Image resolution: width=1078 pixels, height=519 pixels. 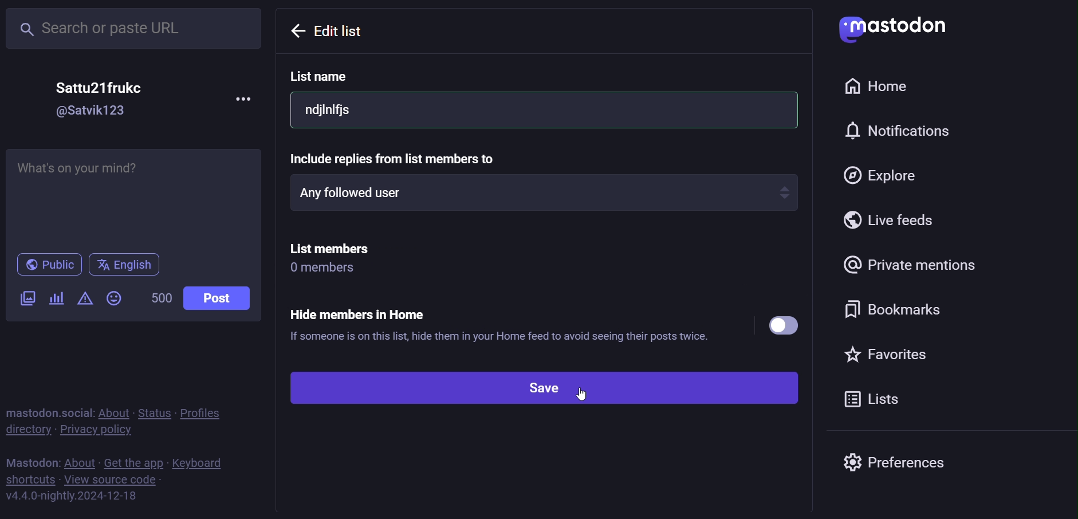 I want to click on save, so click(x=532, y=388).